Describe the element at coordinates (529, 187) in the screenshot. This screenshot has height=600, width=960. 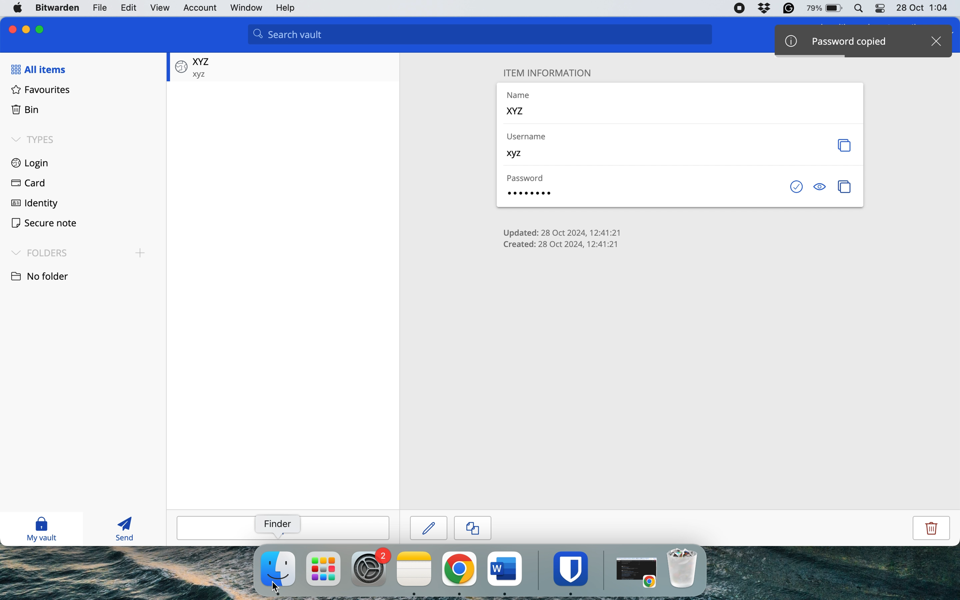
I see `password` at that location.